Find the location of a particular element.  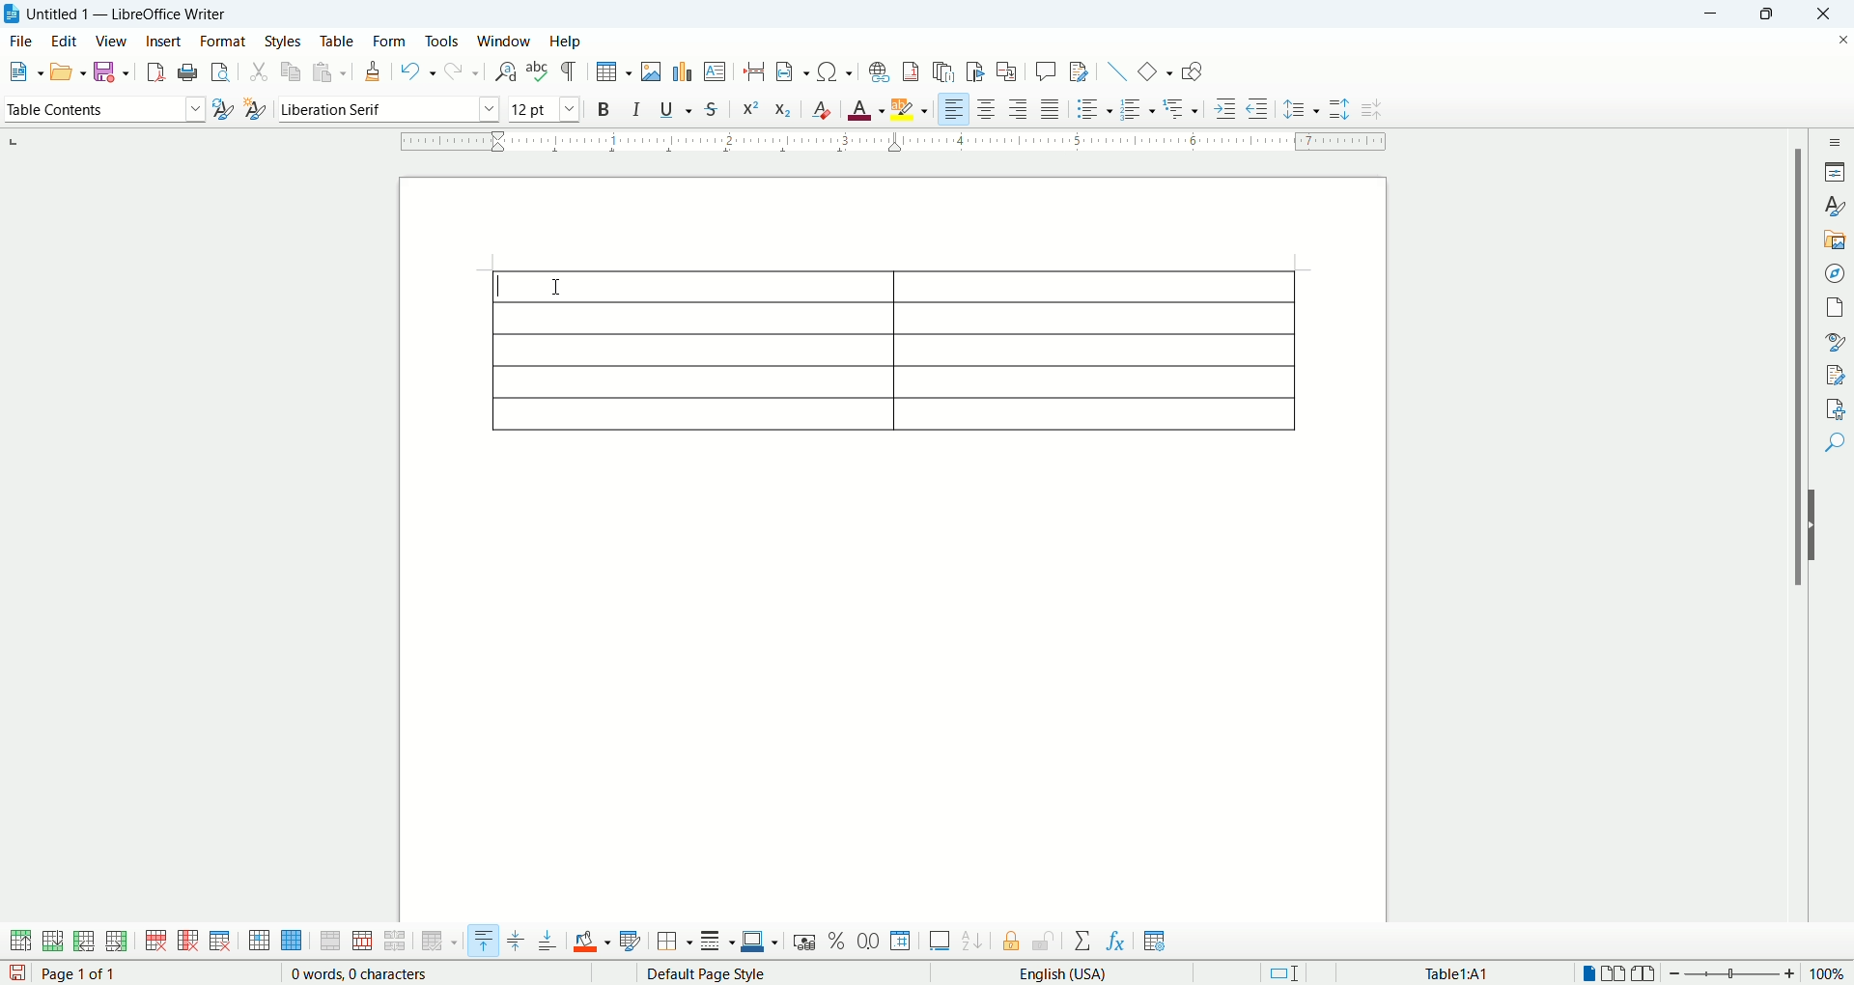

vertical scroll bar is located at coordinates (1792, 542).